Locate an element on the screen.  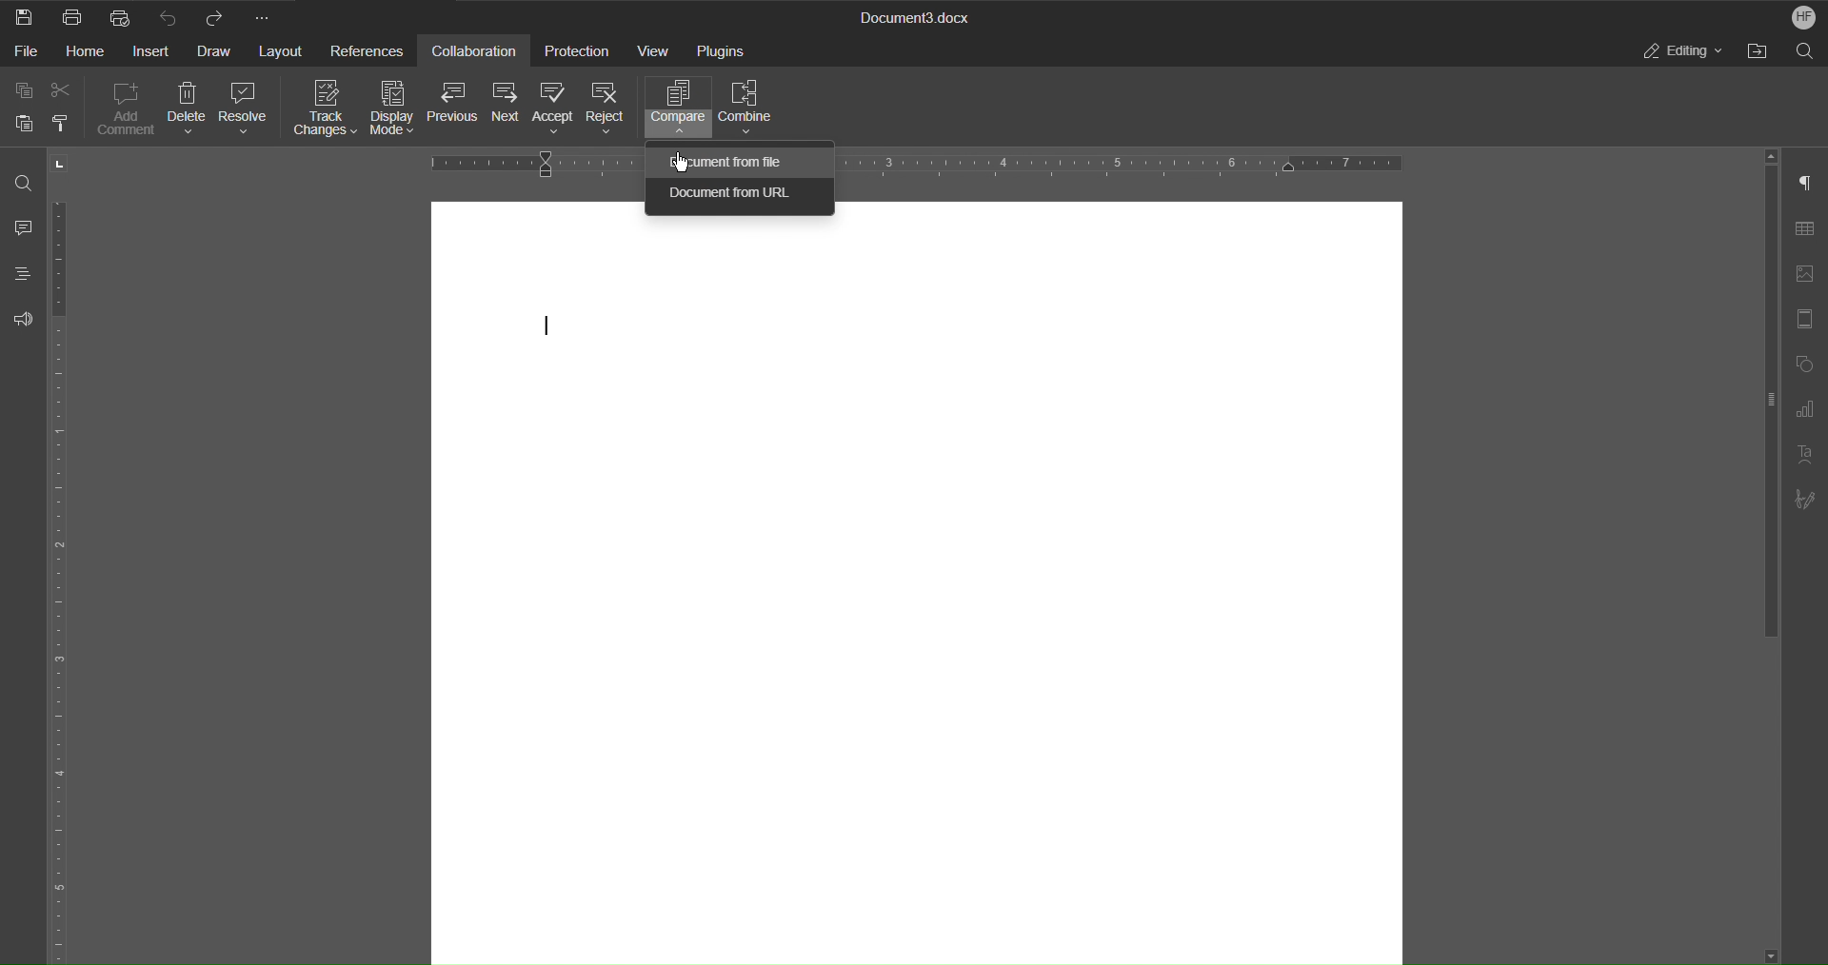
Open File Location is located at coordinates (1757, 51).